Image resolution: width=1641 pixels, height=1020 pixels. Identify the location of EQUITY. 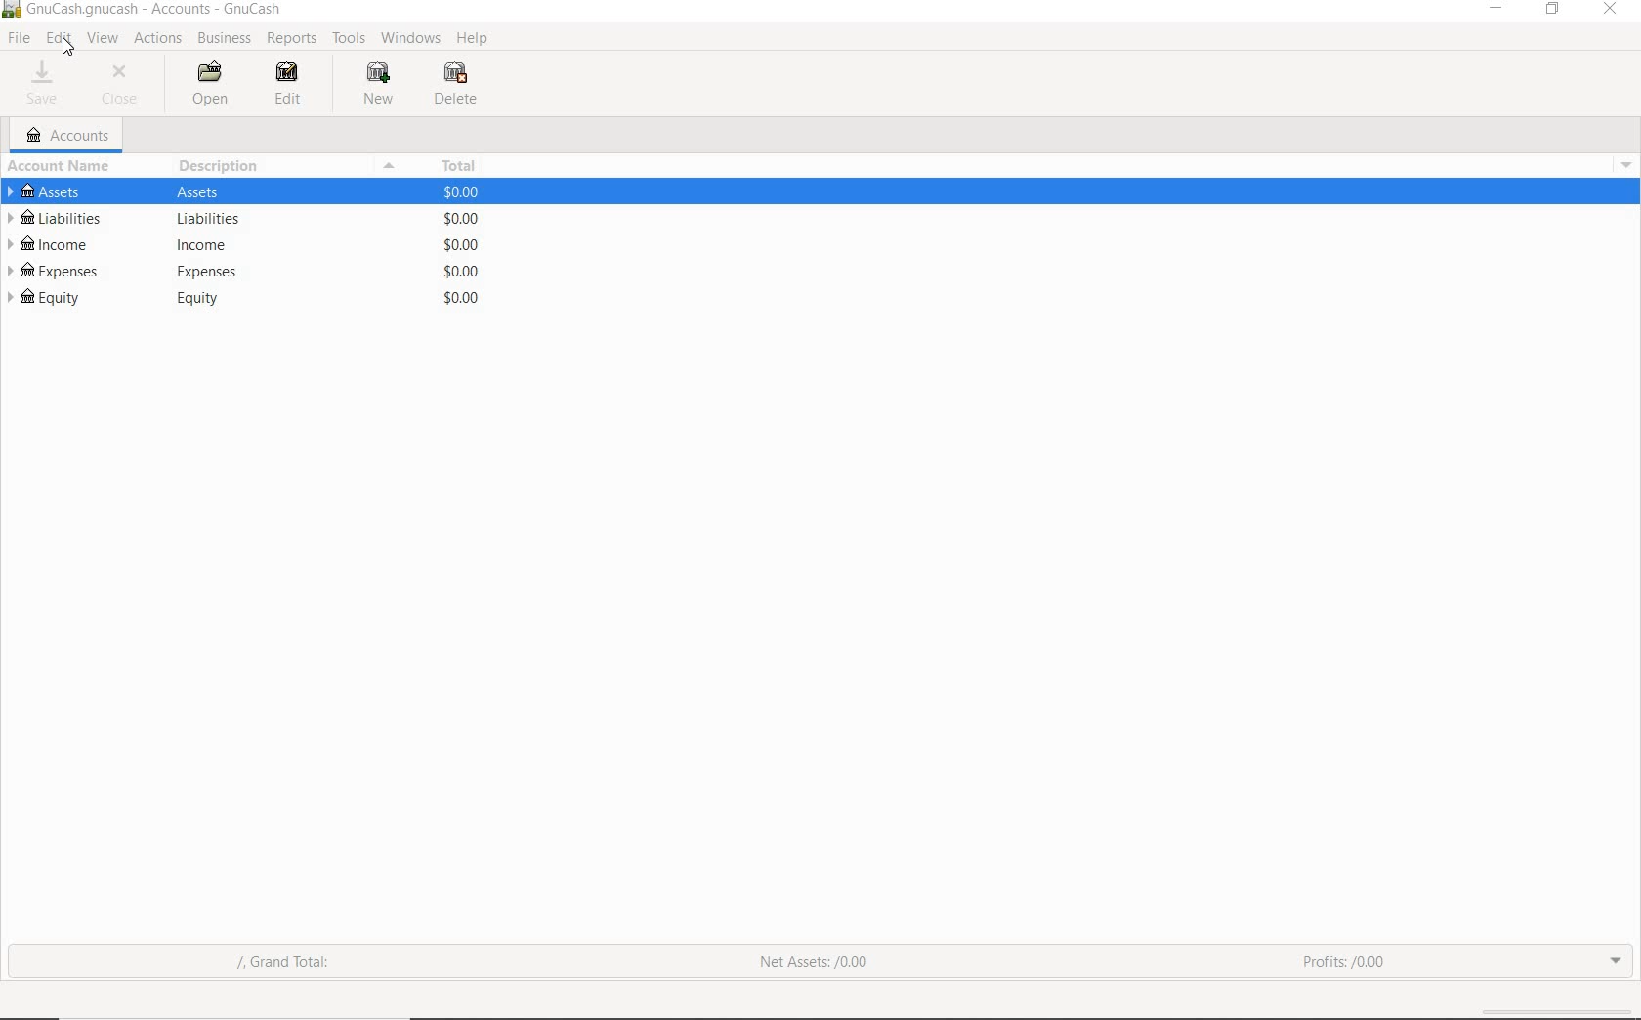
(48, 299).